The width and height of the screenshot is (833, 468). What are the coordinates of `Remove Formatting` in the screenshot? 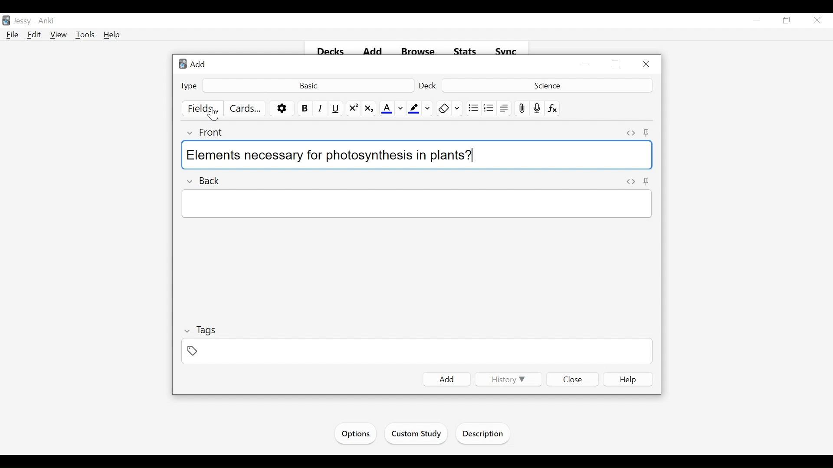 It's located at (443, 108).